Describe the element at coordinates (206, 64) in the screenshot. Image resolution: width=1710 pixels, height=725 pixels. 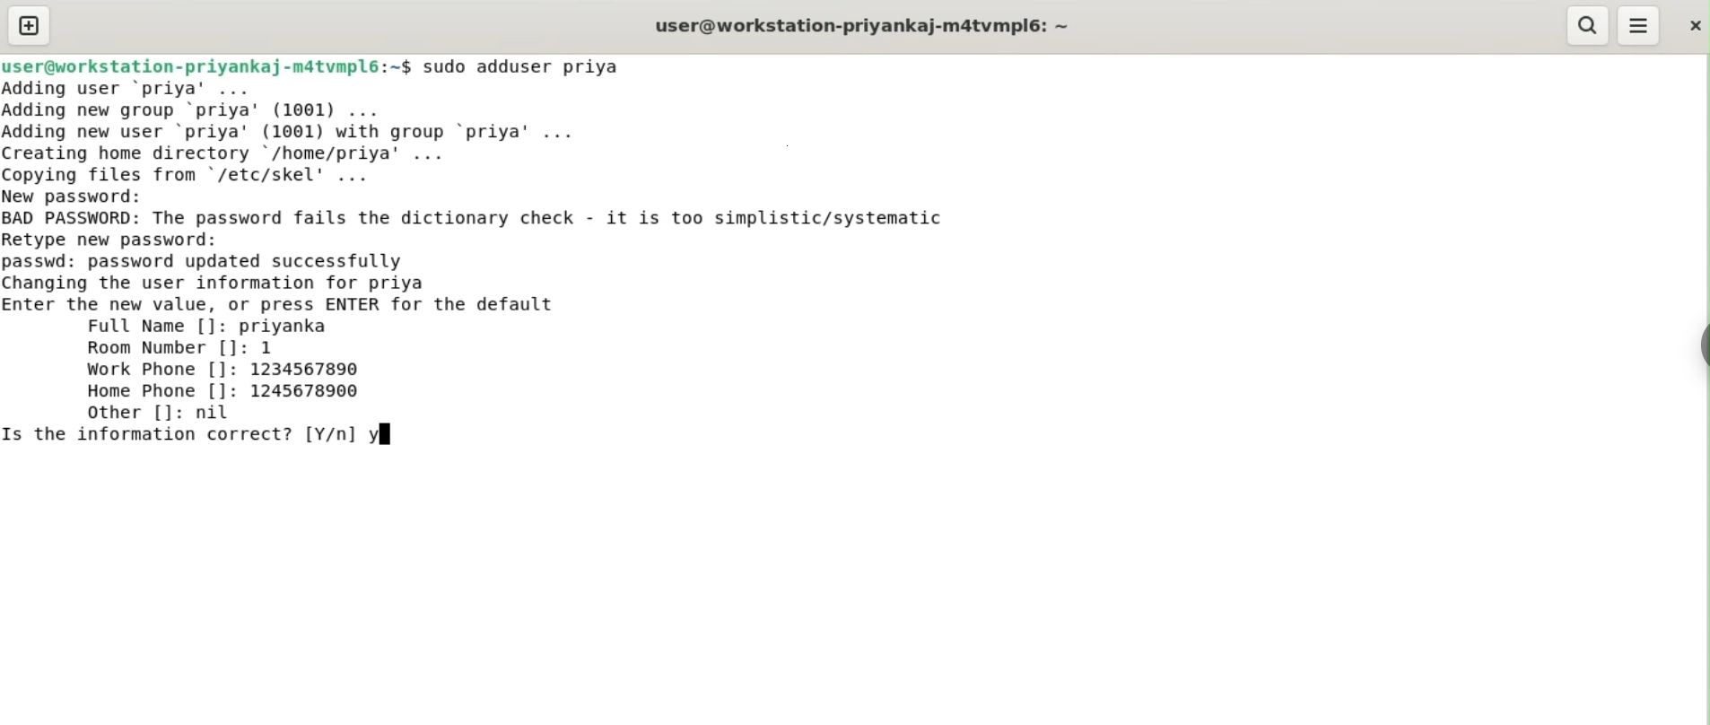
I see `user@workstation-priyankaj-m4tvmpl6:~$` at that location.